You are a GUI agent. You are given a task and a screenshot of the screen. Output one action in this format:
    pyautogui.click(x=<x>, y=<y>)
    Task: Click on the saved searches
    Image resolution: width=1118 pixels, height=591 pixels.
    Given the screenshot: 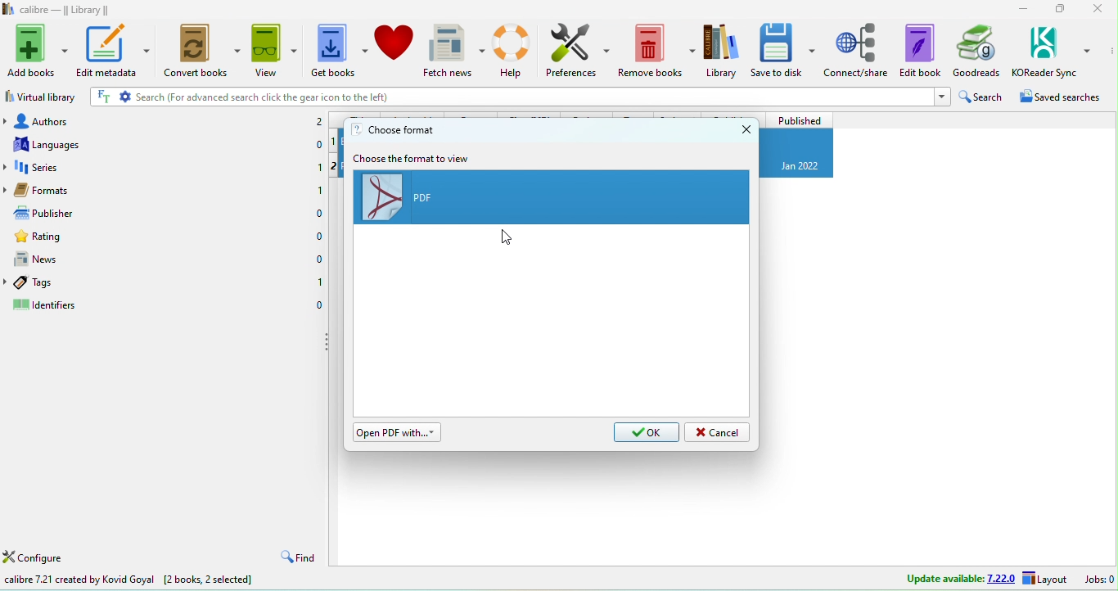 What is the action you would take?
    pyautogui.click(x=1066, y=97)
    